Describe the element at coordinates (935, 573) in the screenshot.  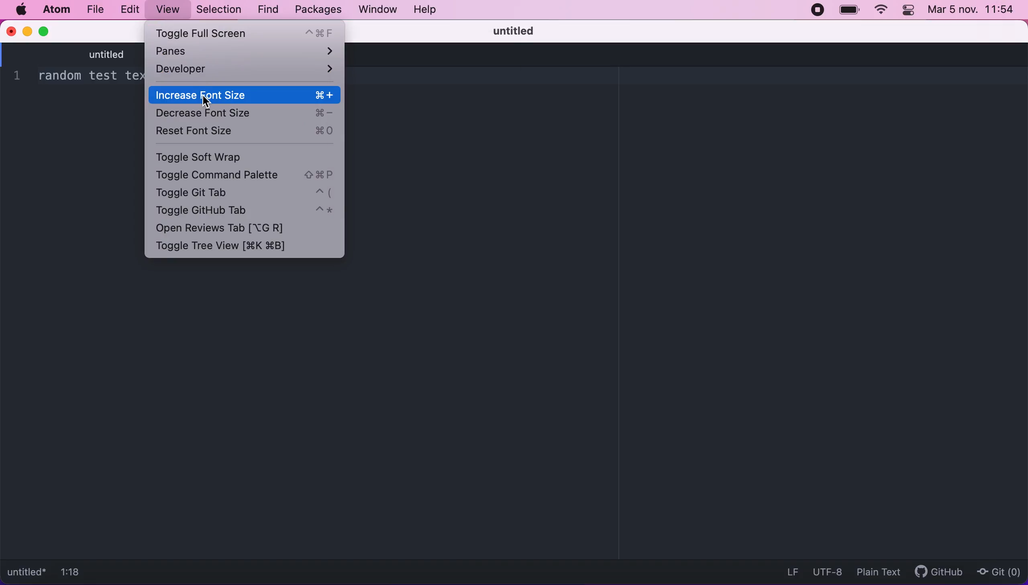
I see `github` at that location.